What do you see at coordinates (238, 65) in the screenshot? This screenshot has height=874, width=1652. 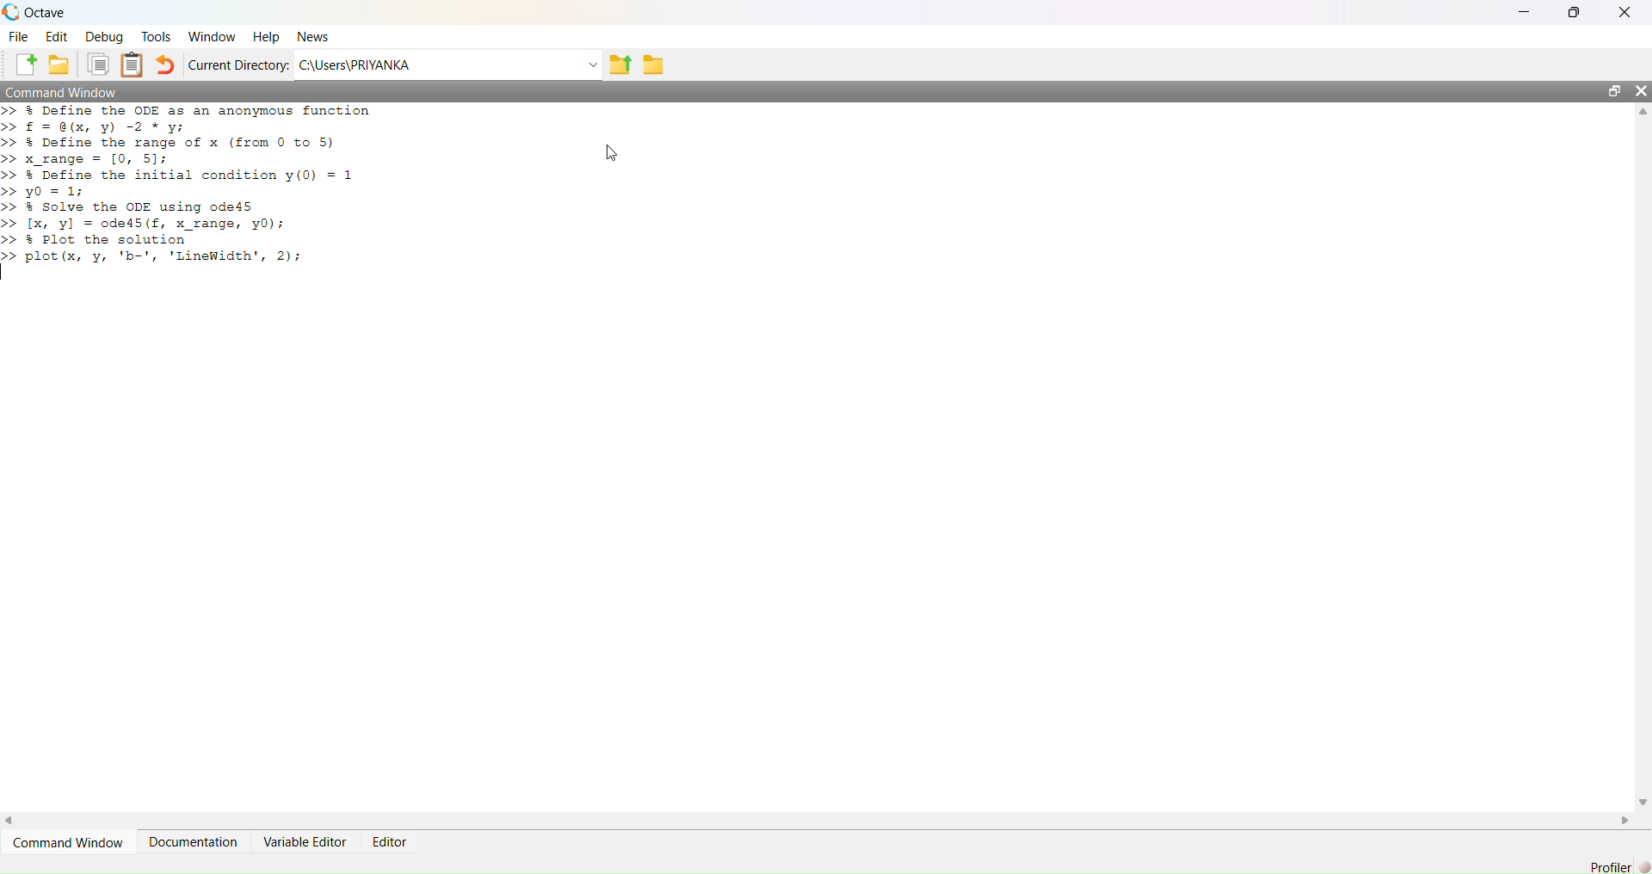 I see `Current Directory:` at bounding box center [238, 65].